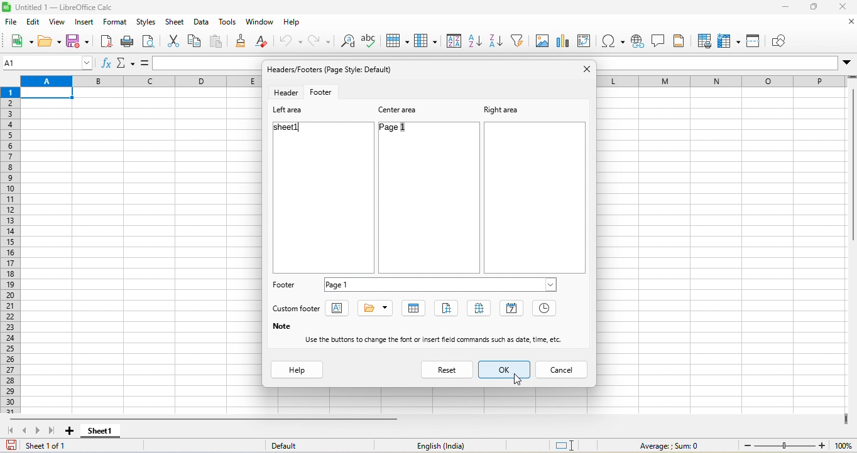 The image size is (857, 453). What do you see at coordinates (146, 24) in the screenshot?
I see `styles` at bounding box center [146, 24].